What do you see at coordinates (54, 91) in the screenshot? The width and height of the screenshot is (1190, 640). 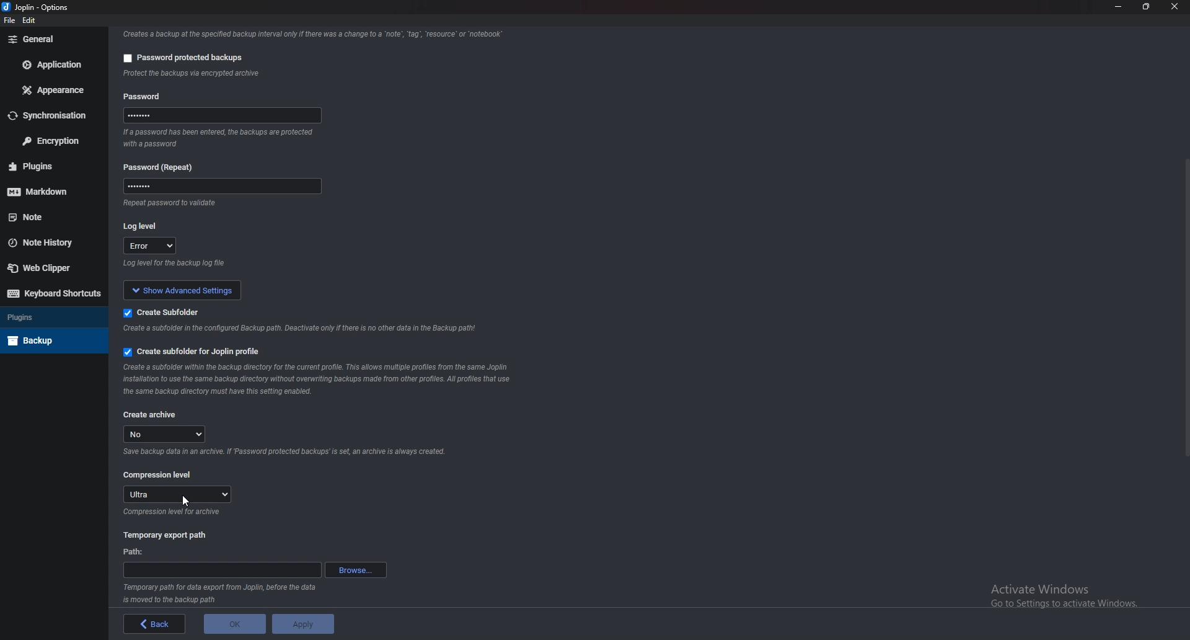 I see `Appearance` at bounding box center [54, 91].